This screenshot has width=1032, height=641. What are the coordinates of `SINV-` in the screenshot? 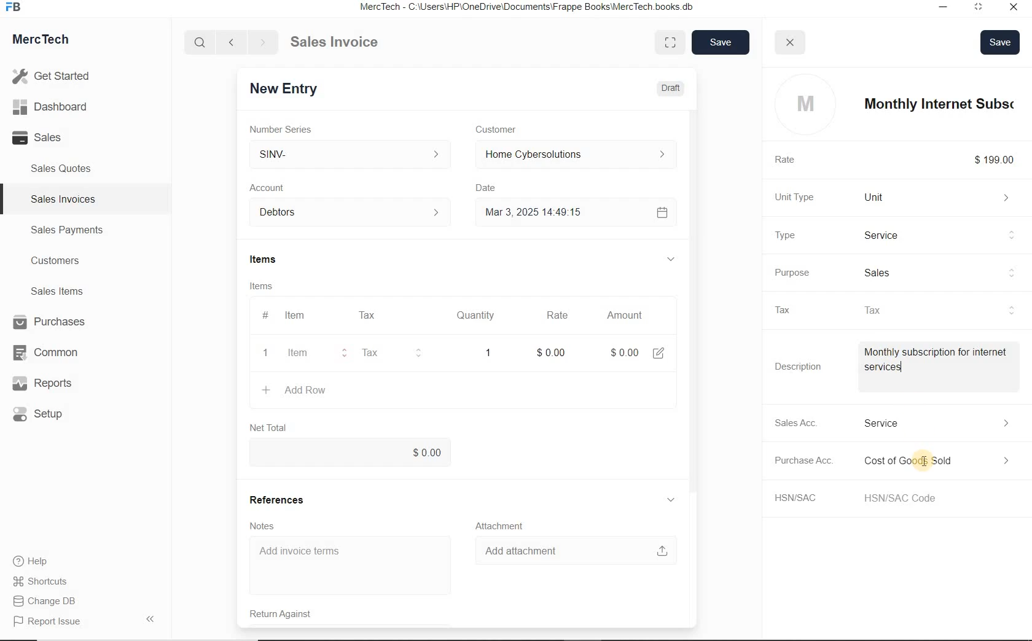 It's located at (350, 154).